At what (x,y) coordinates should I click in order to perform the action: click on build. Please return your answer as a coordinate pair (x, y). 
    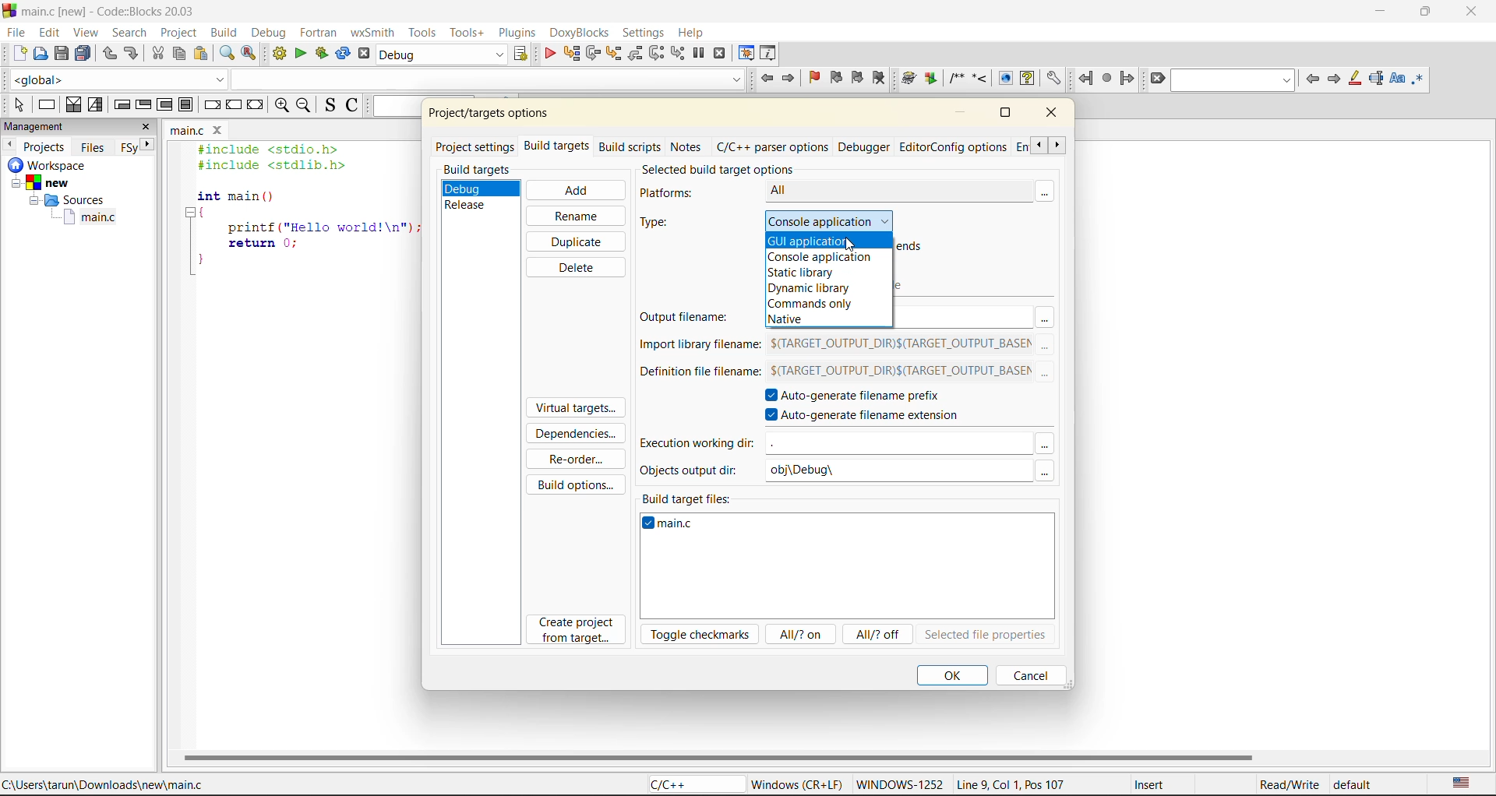
    Looking at the image, I should click on (279, 53).